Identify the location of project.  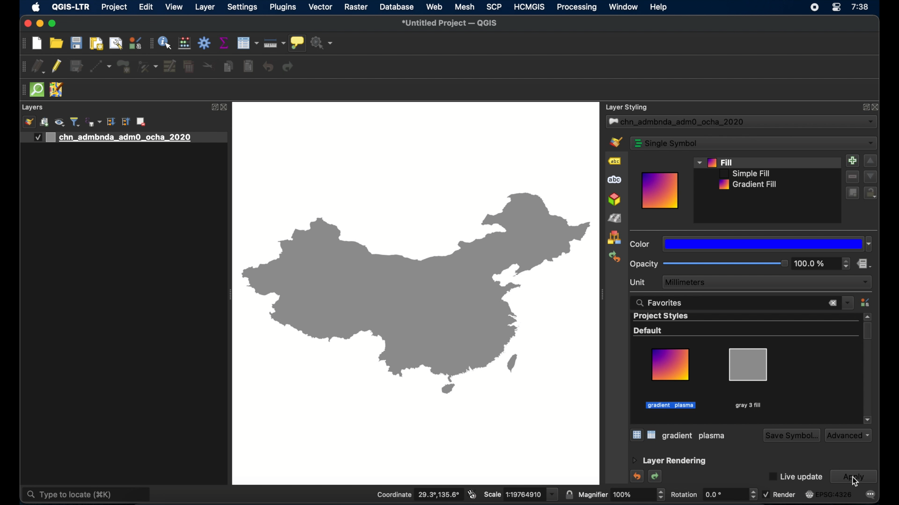
(114, 7).